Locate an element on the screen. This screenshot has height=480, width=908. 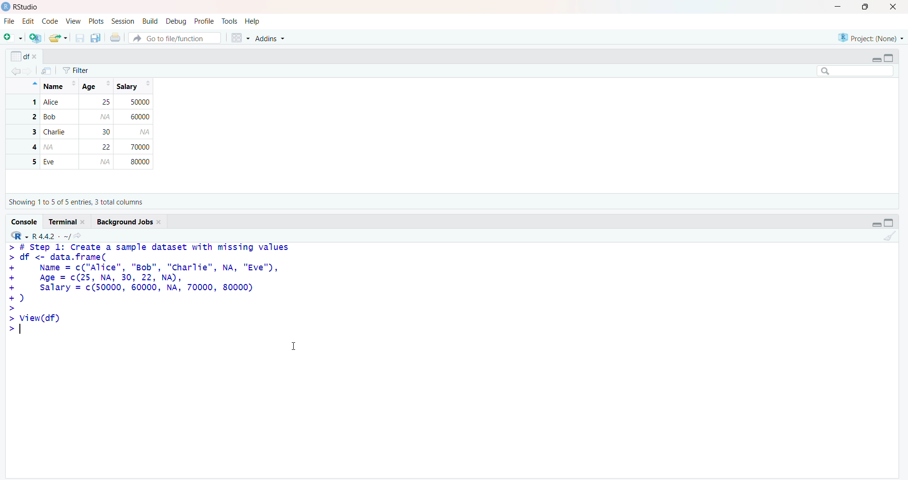
Minimize is located at coordinates (878, 224).